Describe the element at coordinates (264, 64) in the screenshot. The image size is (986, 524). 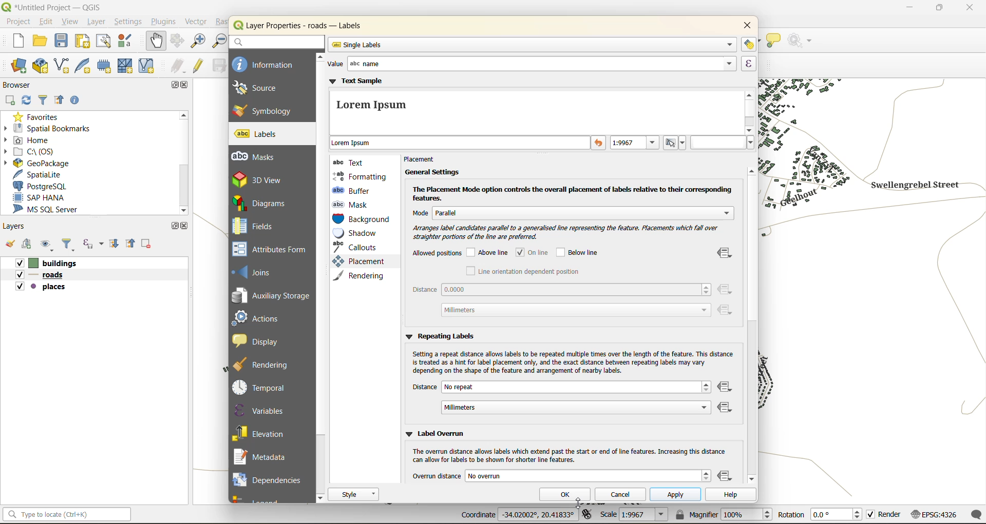
I see `information` at that location.